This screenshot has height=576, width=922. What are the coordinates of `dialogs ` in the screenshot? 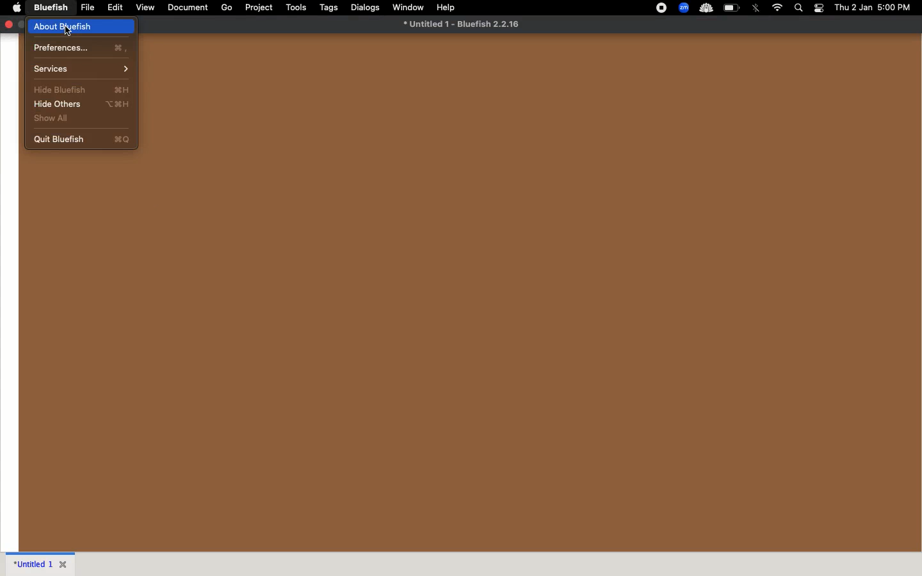 It's located at (365, 6).